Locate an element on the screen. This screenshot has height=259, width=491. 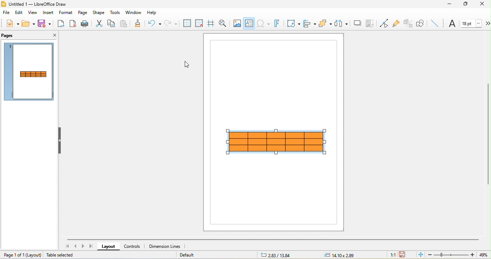
Added a border to the inserted table is located at coordinates (278, 142).